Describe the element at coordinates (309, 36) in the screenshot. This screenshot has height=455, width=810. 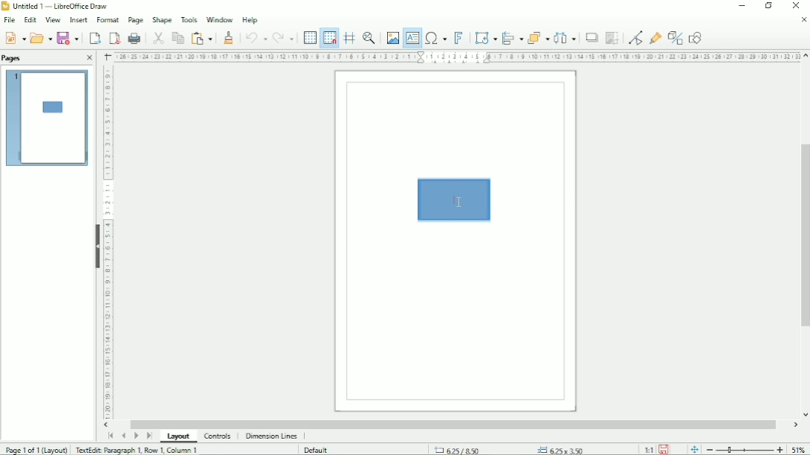
I see `Display grid` at that location.